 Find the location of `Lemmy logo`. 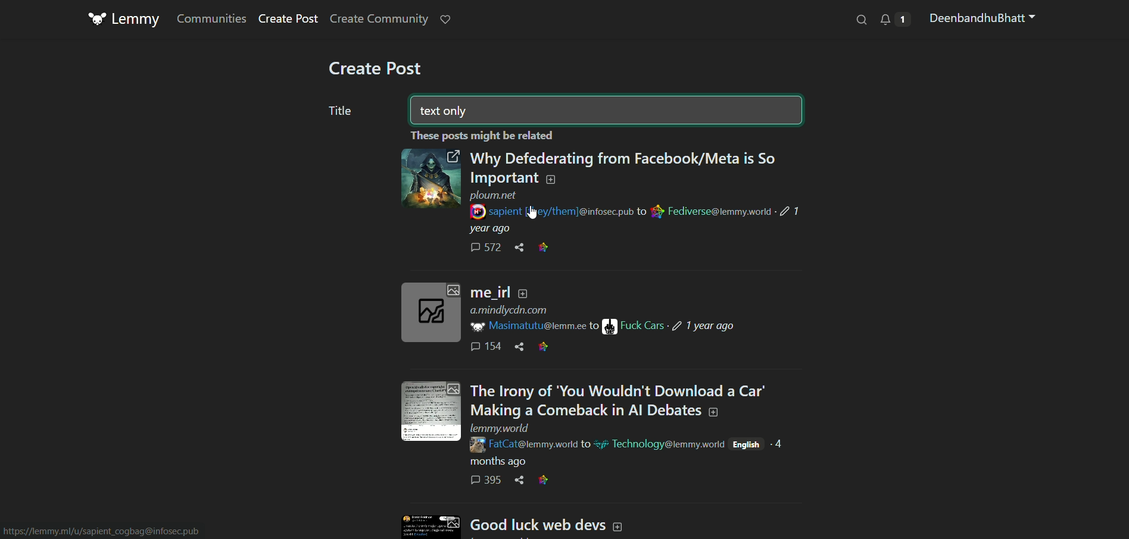

Lemmy logo is located at coordinates (477, 327).